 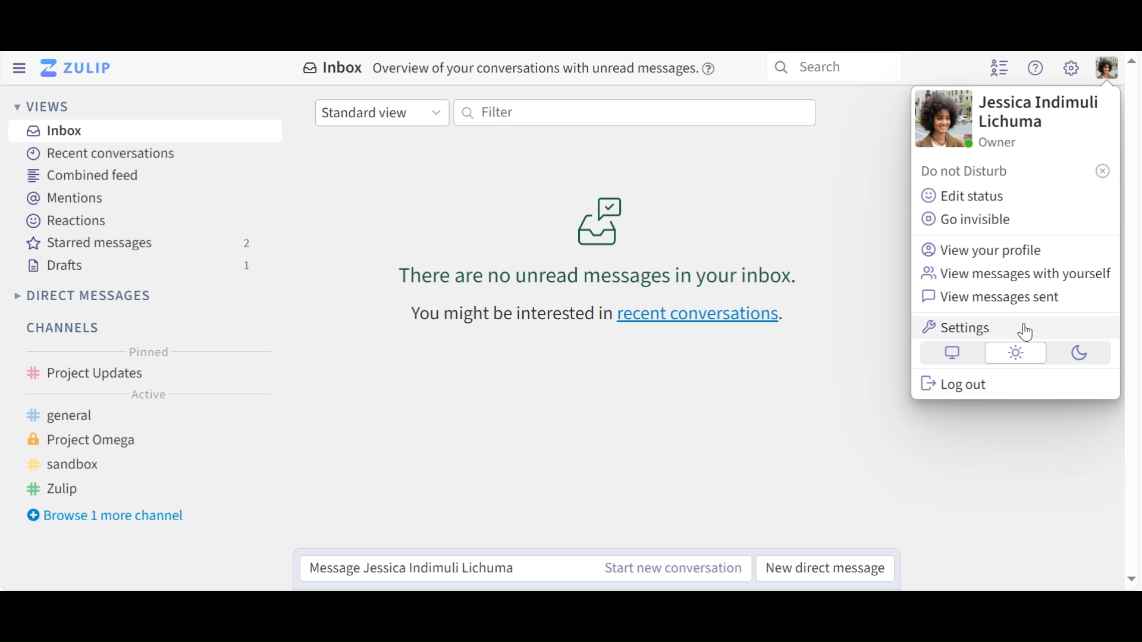 What do you see at coordinates (1037, 112) in the screenshot?
I see `User name` at bounding box center [1037, 112].